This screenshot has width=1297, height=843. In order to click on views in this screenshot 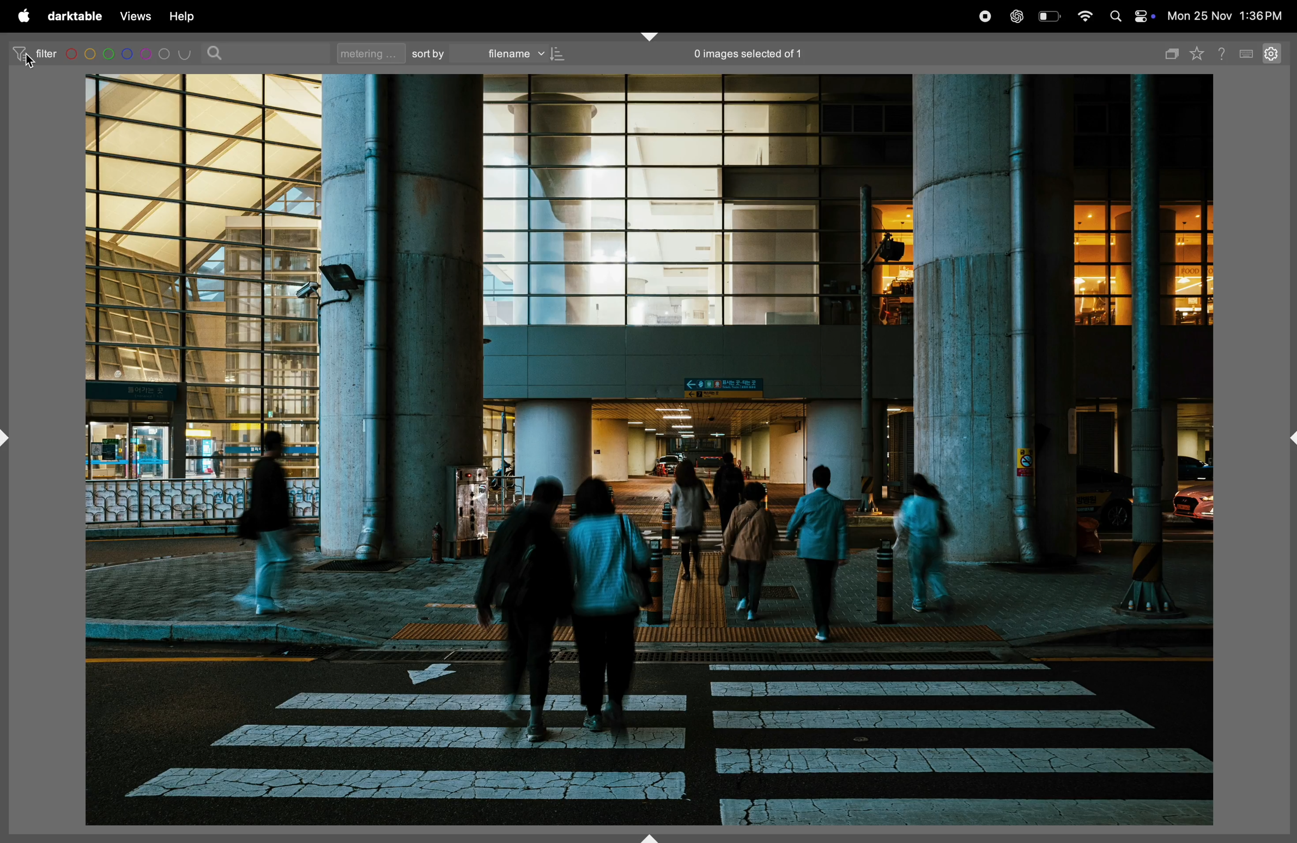, I will do `click(136, 15)`.